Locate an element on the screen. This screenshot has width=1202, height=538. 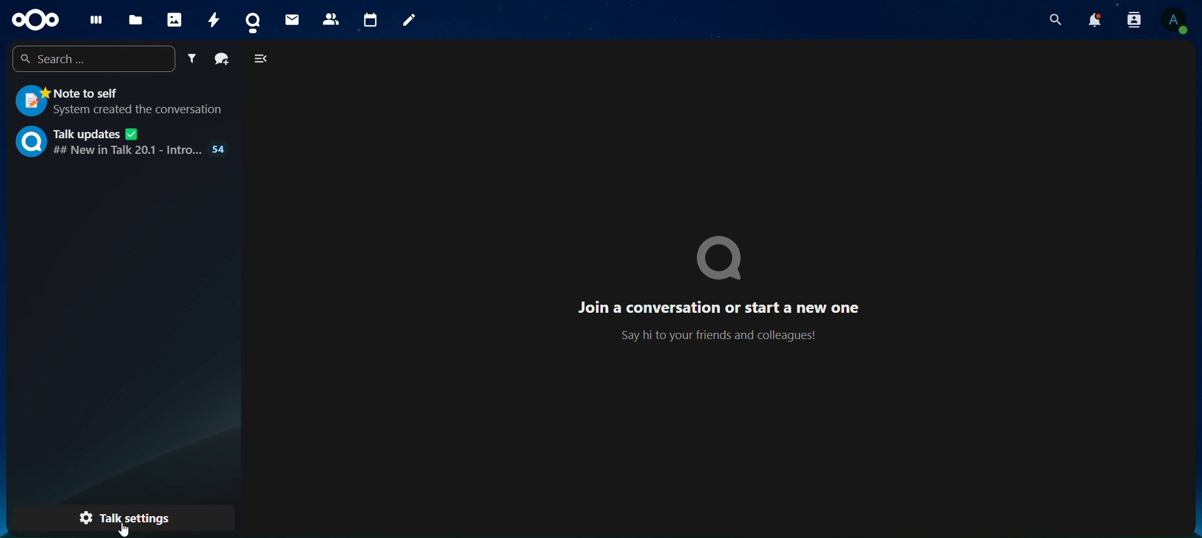
create a group is located at coordinates (222, 59).